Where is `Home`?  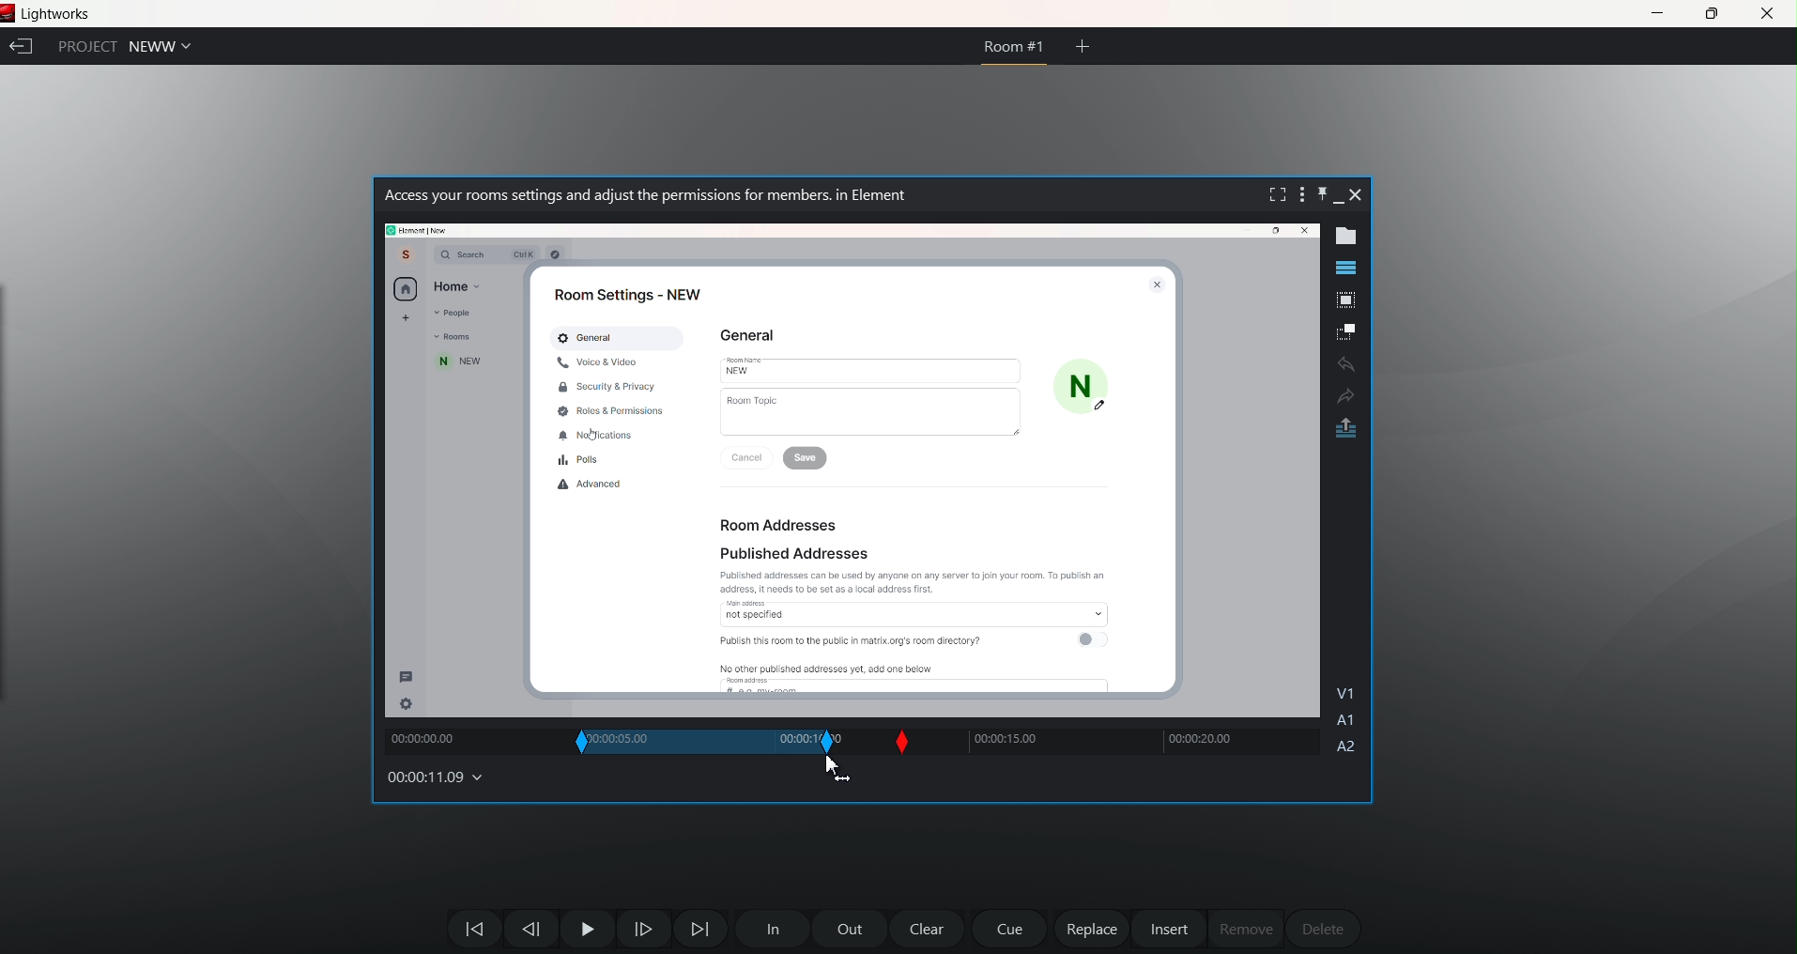 Home is located at coordinates (458, 286).